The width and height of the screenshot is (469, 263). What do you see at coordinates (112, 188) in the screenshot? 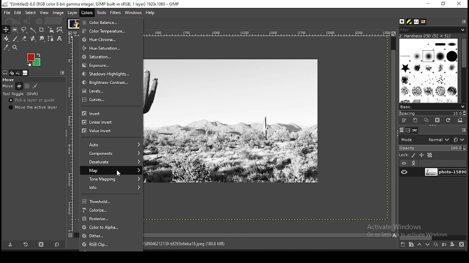
I see `info` at bounding box center [112, 188].